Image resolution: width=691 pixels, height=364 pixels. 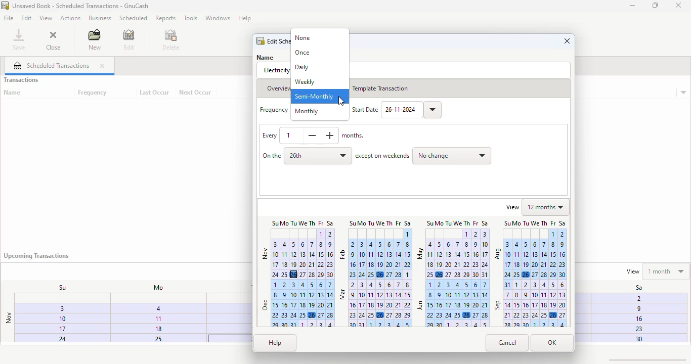 What do you see at coordinates (637, 298) in the screenshot?
I see `Fi` at bounding box center [637, 298].